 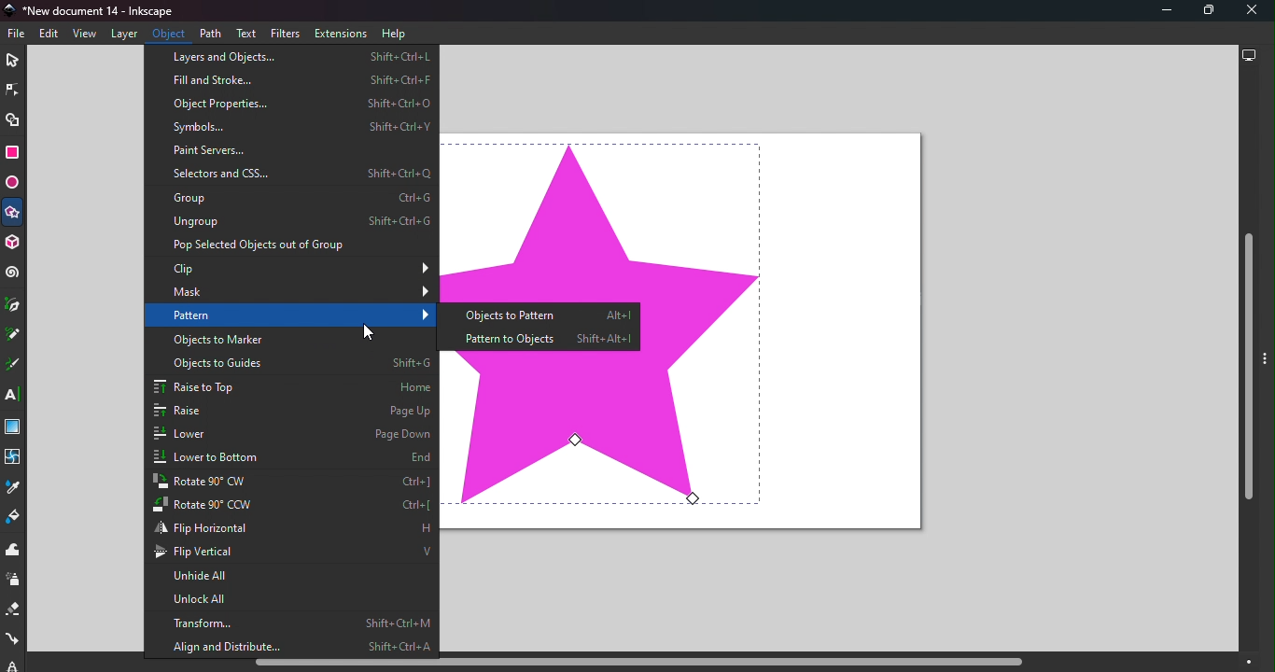 What do you see at coordinates (294, 434) in the screenshot?
I see `lower` at bounding box center [294, 434].